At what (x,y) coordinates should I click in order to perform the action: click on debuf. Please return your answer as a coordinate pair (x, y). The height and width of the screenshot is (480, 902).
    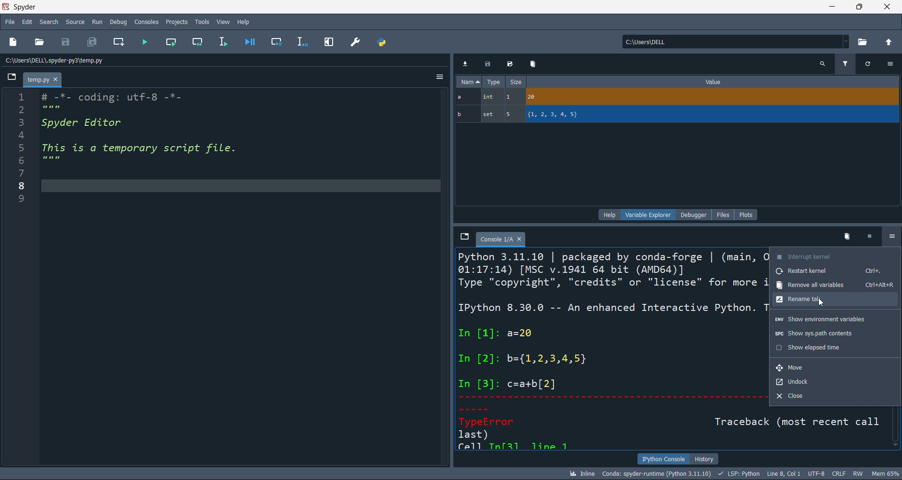
    Looking at the image, I should click on (118, 21).